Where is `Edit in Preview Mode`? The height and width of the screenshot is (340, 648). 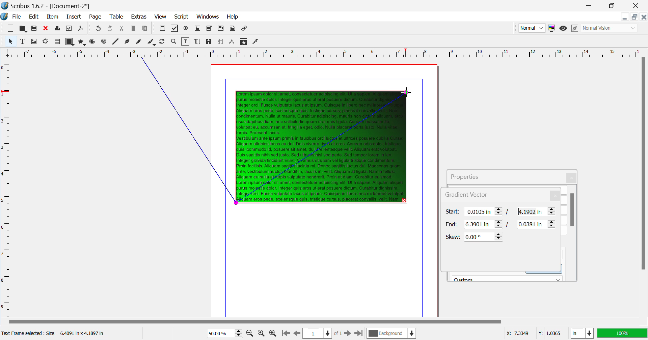
Edit in Preview Mode is located at coordinates (575, 28).